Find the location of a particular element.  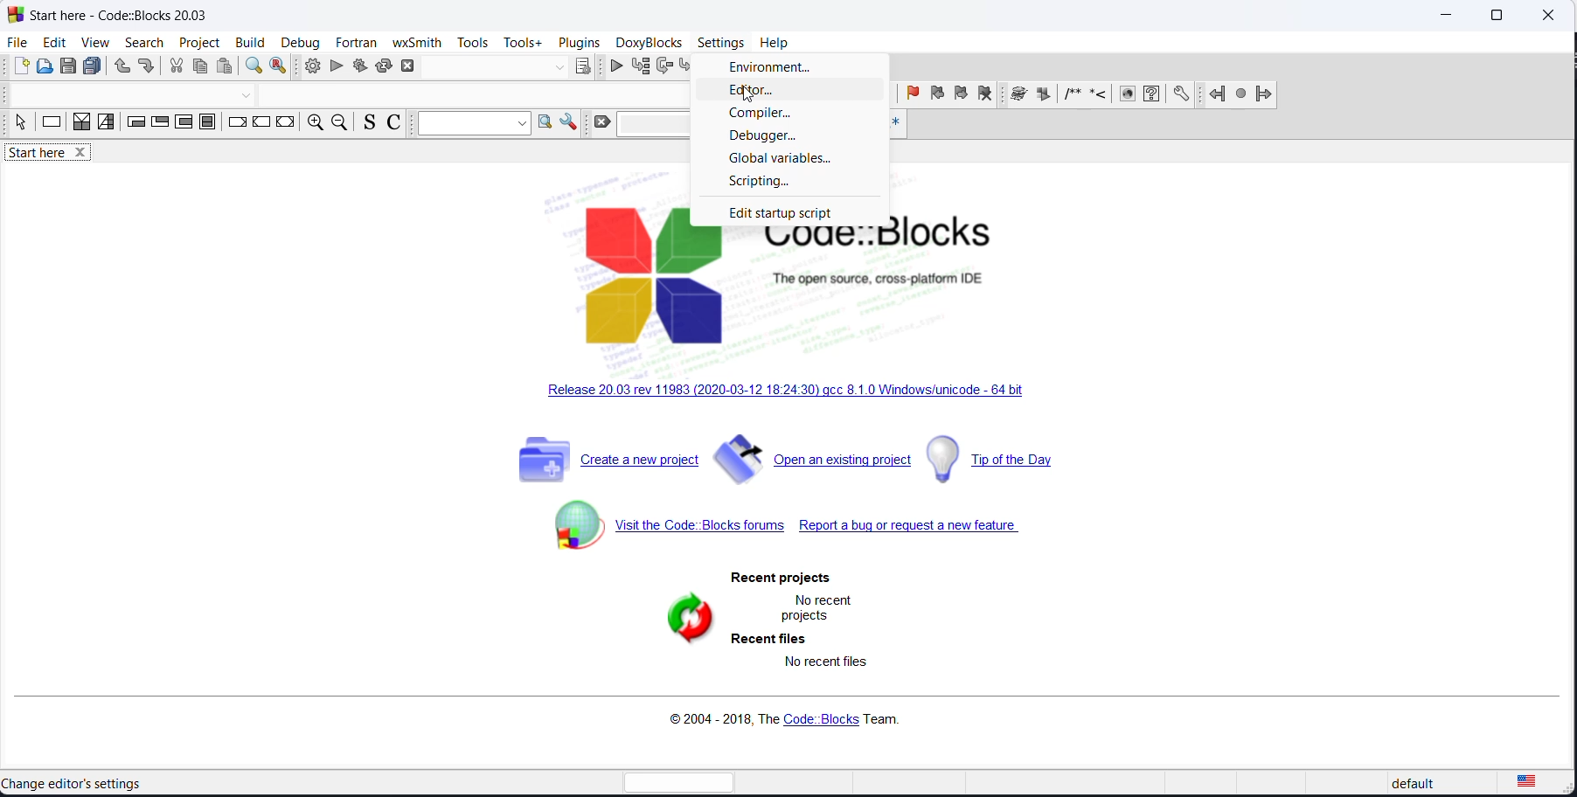

save  is located at coordinates (70, 66).